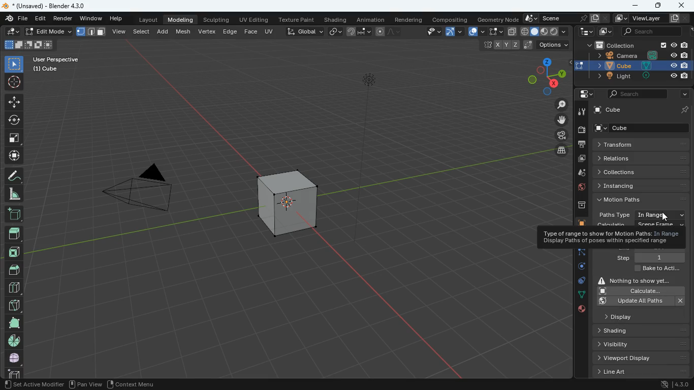 The image size is (694, 390). What do you see at coordinates (305, 31) in the screenshot?
I see `global` at bounding box center [305, 31].